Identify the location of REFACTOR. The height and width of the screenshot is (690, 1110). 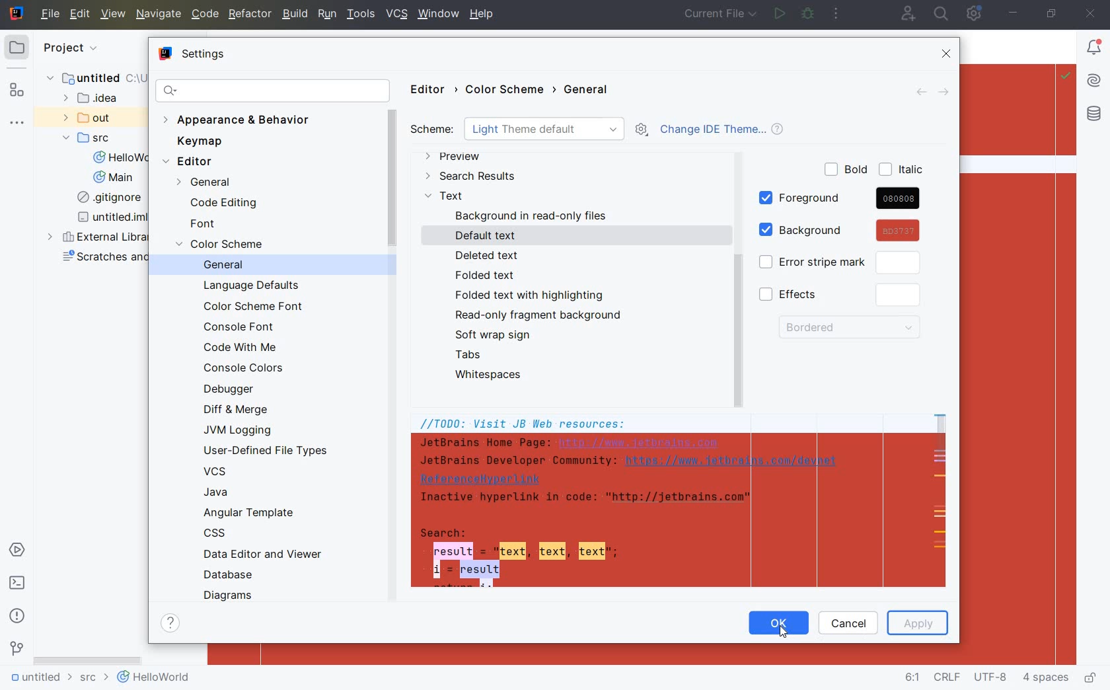
(248, 16).